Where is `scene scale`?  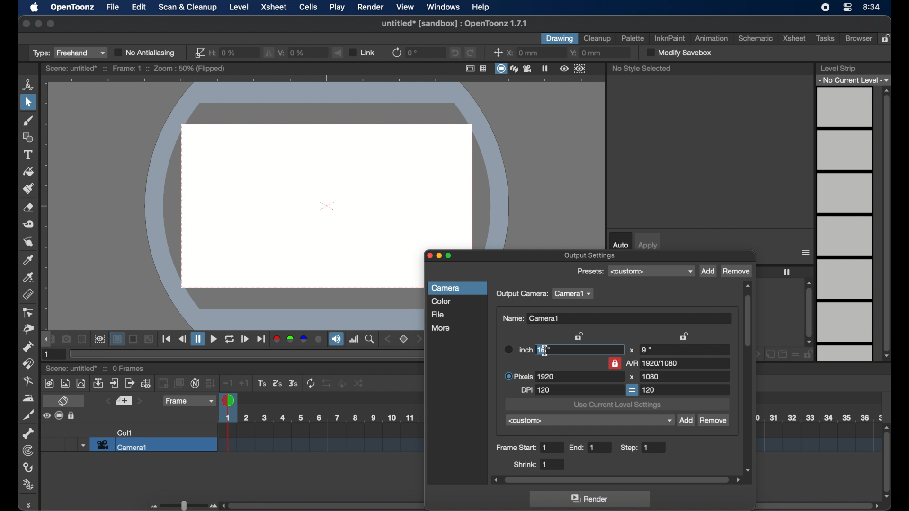
scene scale is located at coordinates (318, 418).